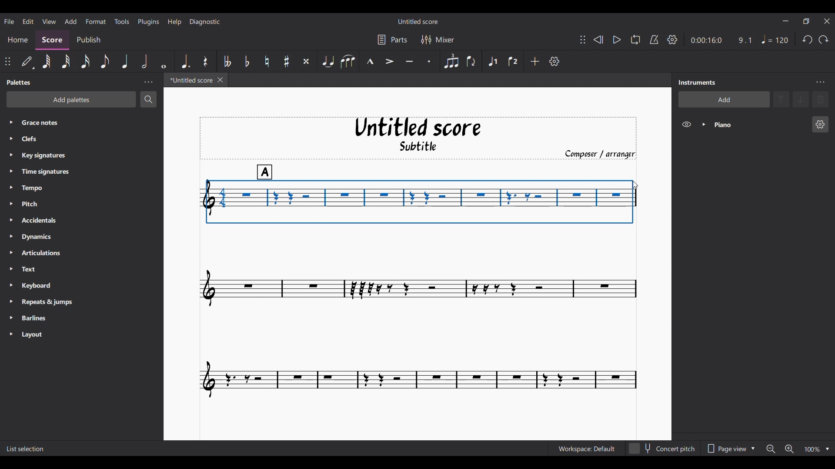  I want to click on Change position of toolbar attached, so click(583, 40).